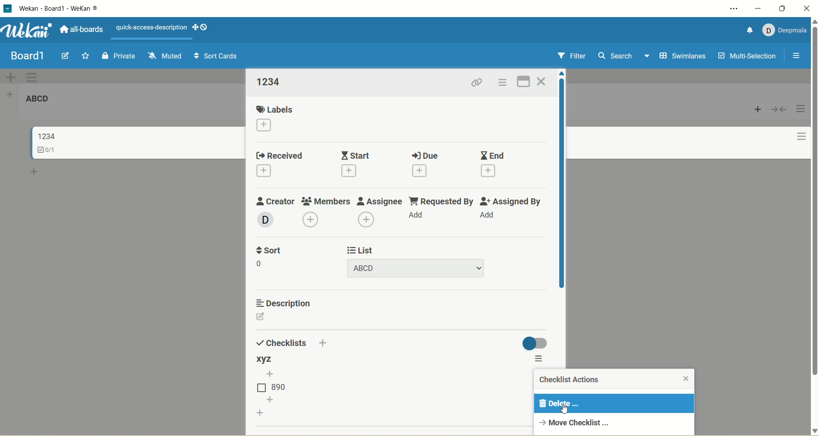  What do you see at coordinates (273, 82) in the screenshot?
I see `list title` at bounding box center [273, 82].